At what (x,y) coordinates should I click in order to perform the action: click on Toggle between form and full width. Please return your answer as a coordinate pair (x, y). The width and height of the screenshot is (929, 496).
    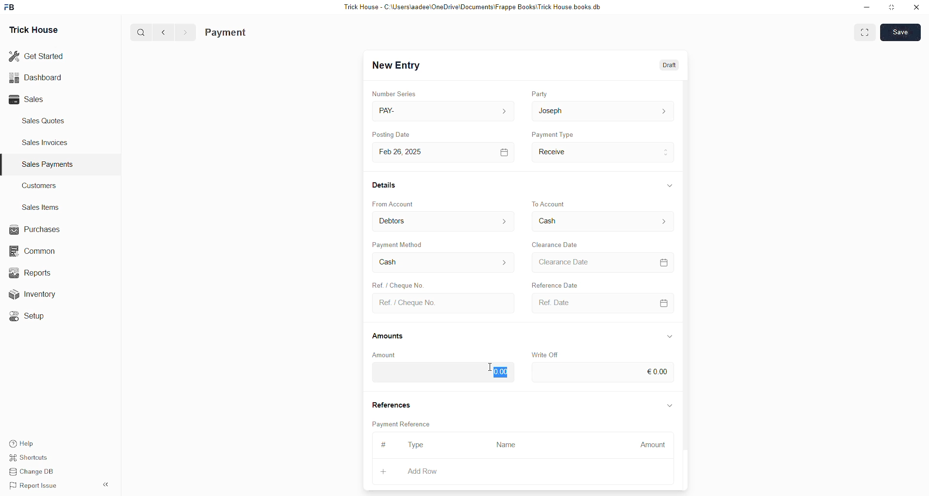
    Looking at the image, I should click on (865, 34).